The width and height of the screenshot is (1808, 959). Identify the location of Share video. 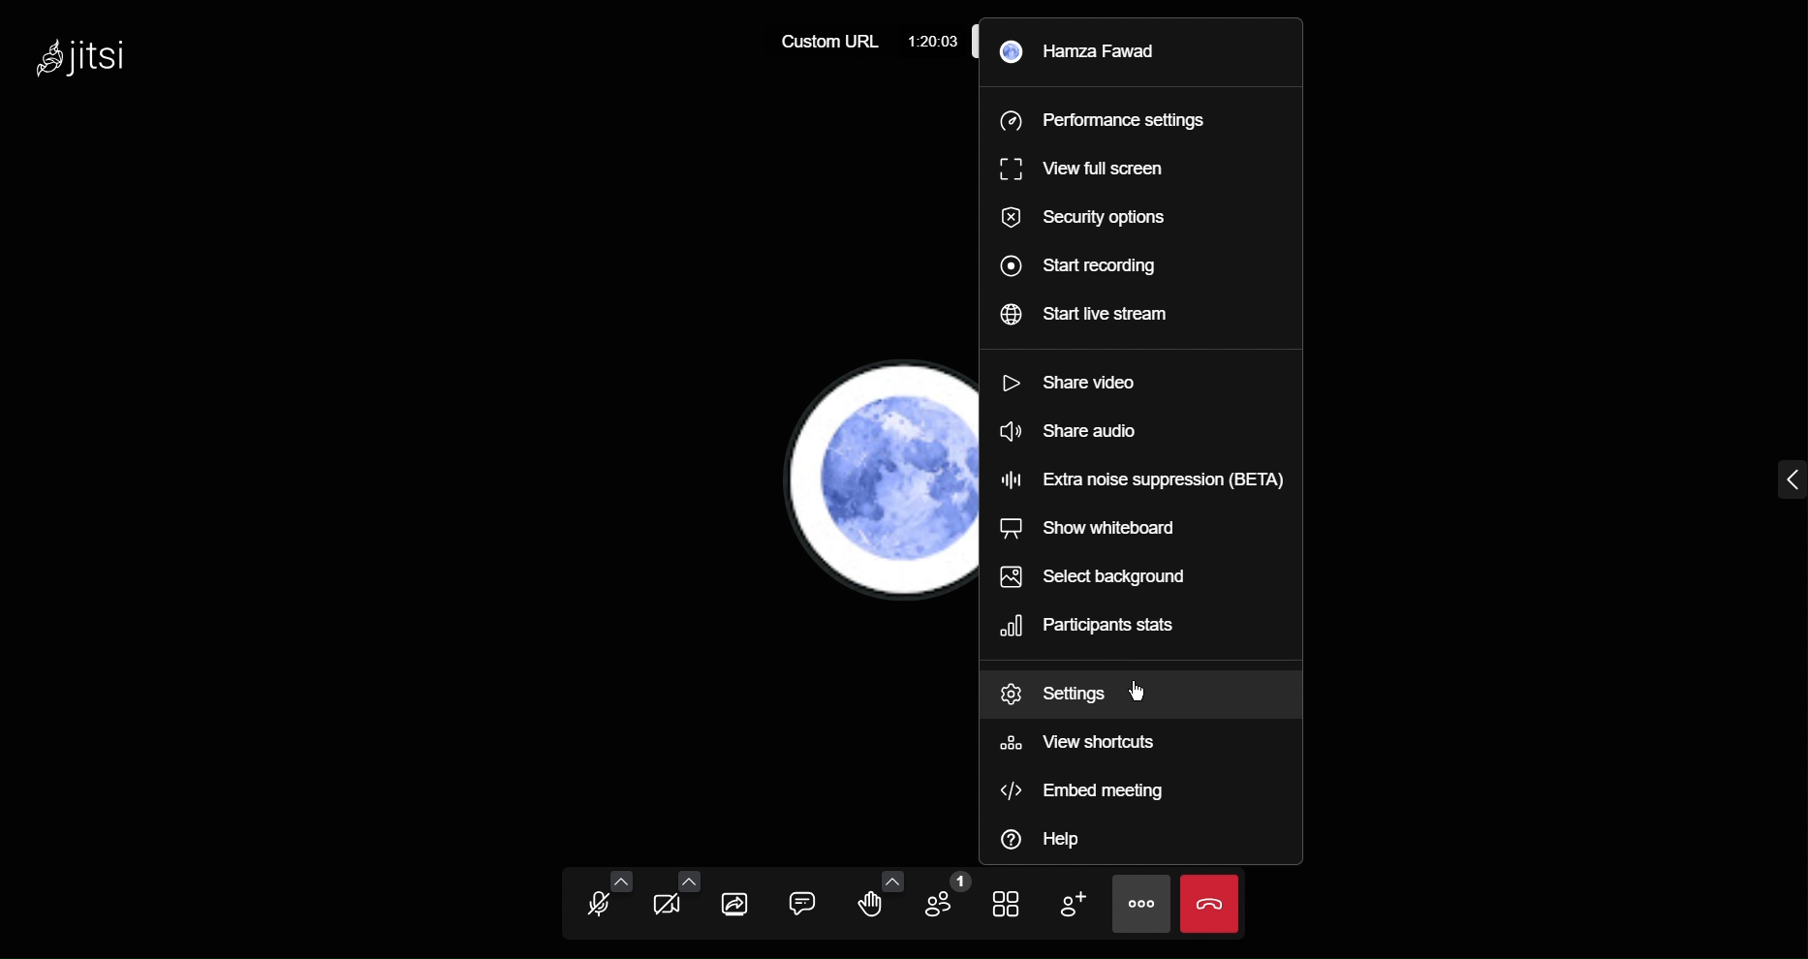
(1072, 382).